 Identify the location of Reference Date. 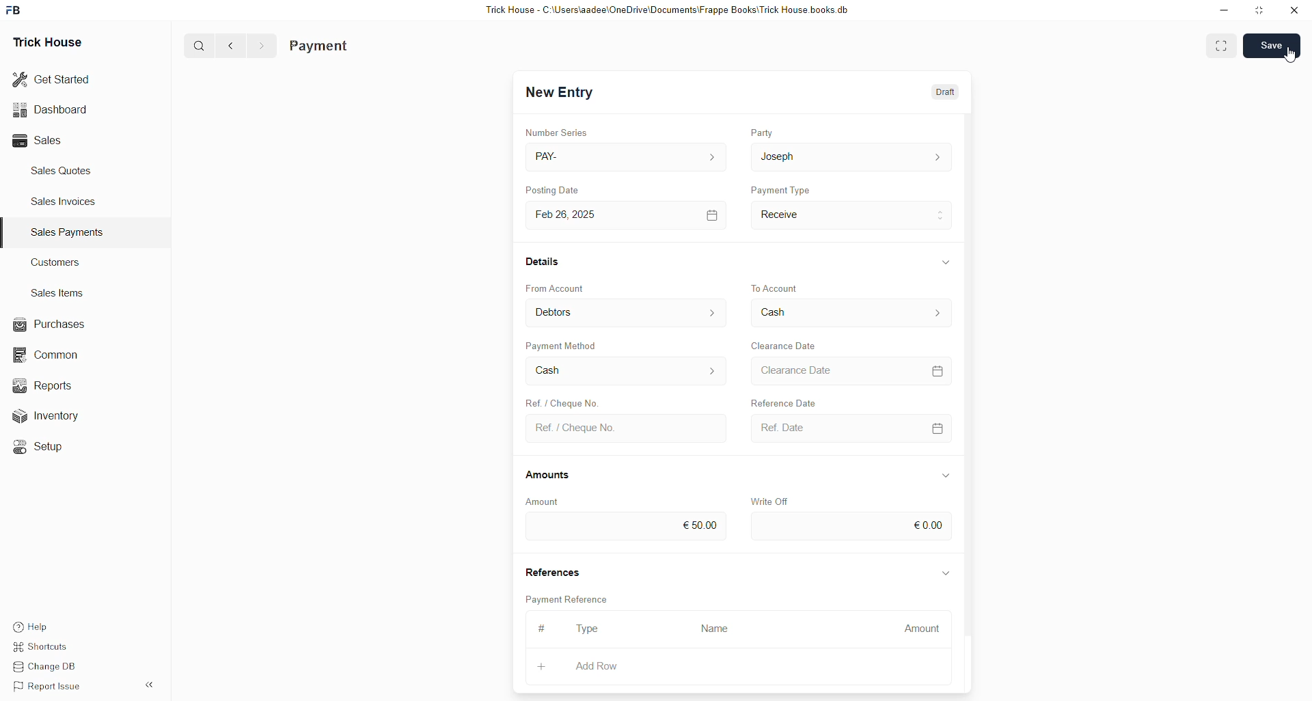
(783, 401).